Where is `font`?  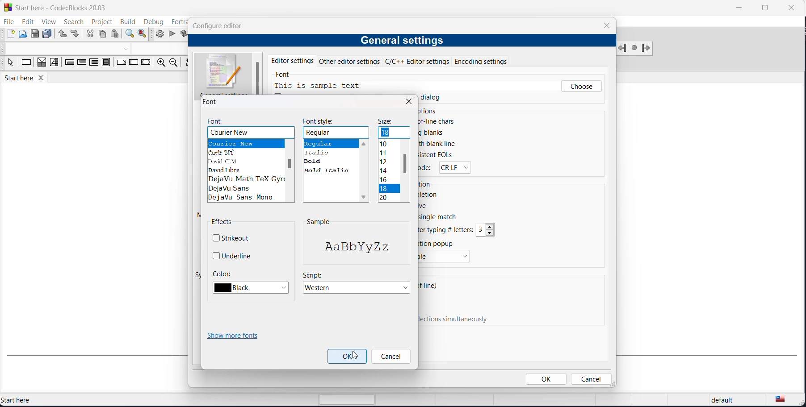
font is located at coordinates (218, 121).